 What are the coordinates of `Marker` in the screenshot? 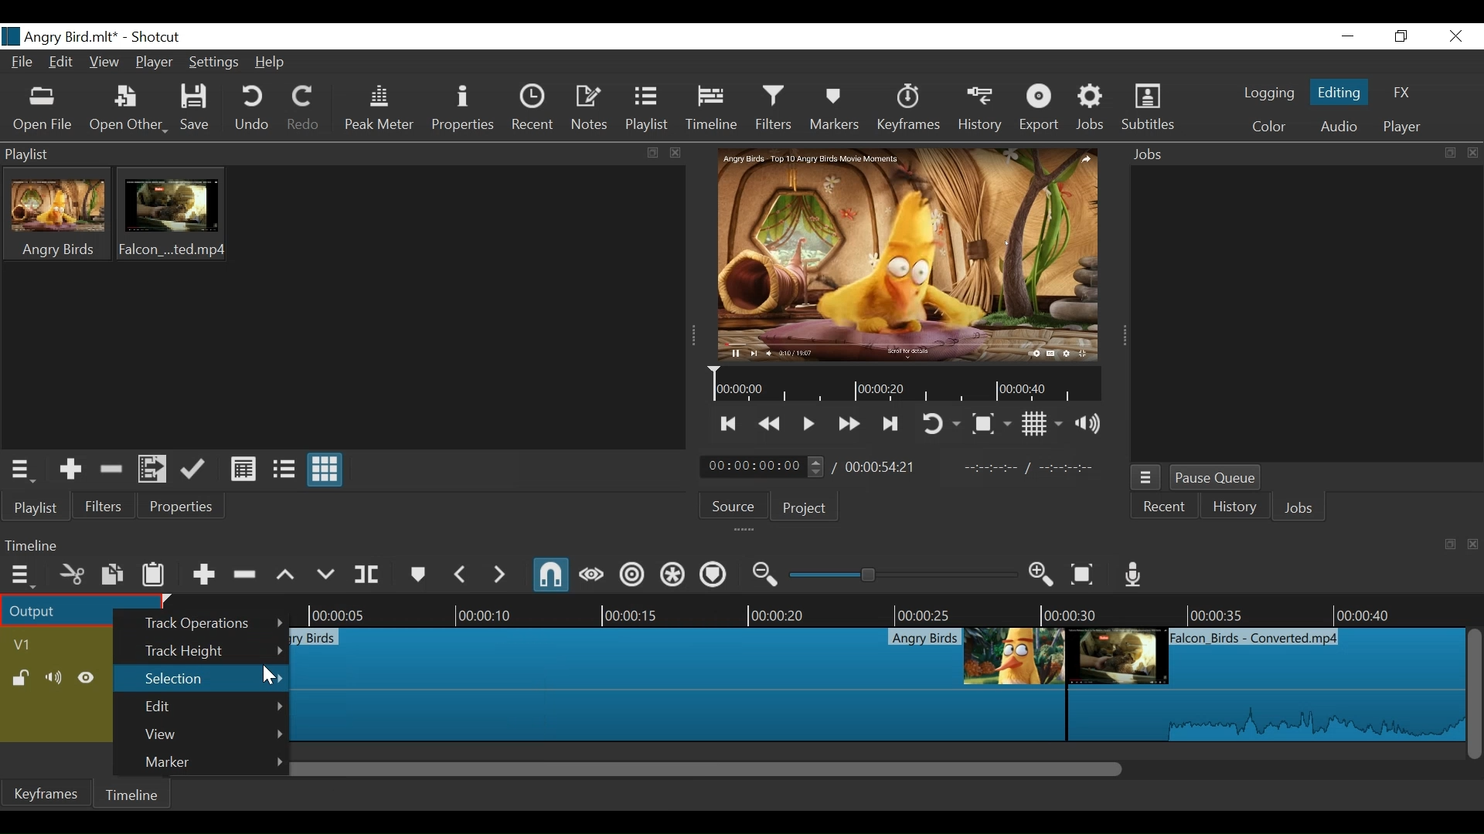 It's located at (211, 762).